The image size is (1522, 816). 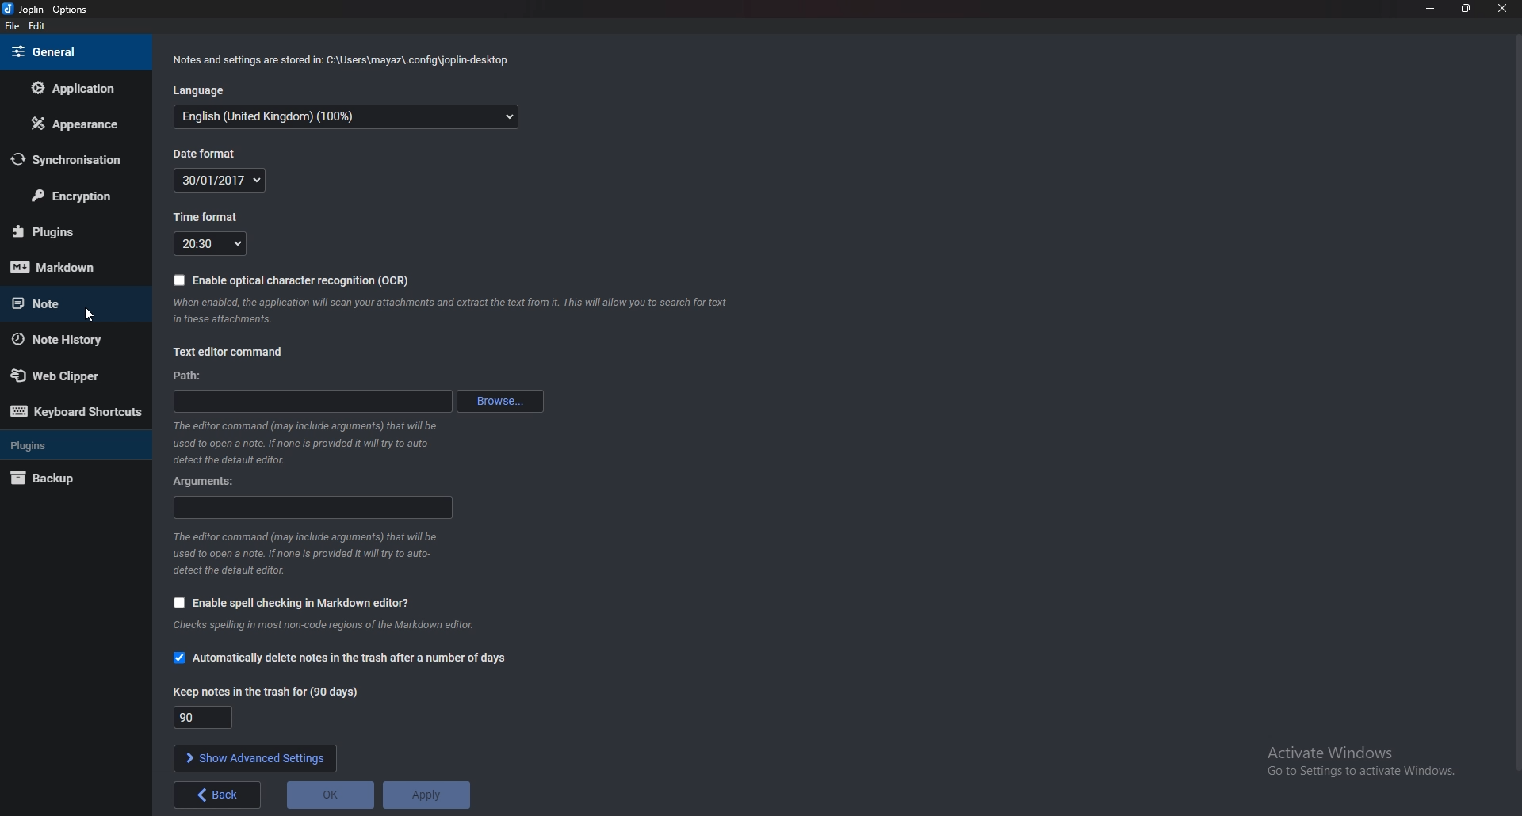 What do you see at coordinates (301, 604) in the screenshot?
I see `enable spell checking` at bounding box center [301, 604].